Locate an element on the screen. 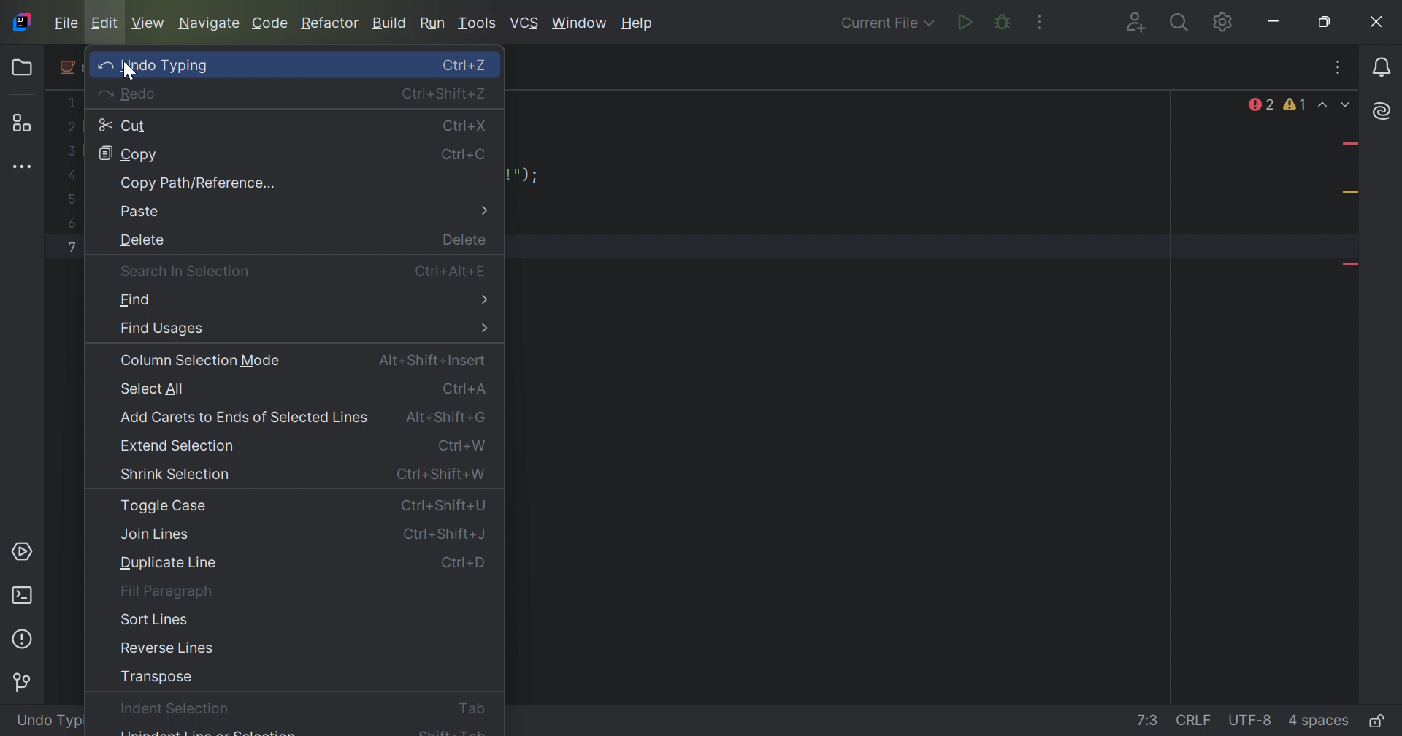 The height and width of the screenshot is (736, 1402). Duplicate Line is located at coordinates (172, 564).